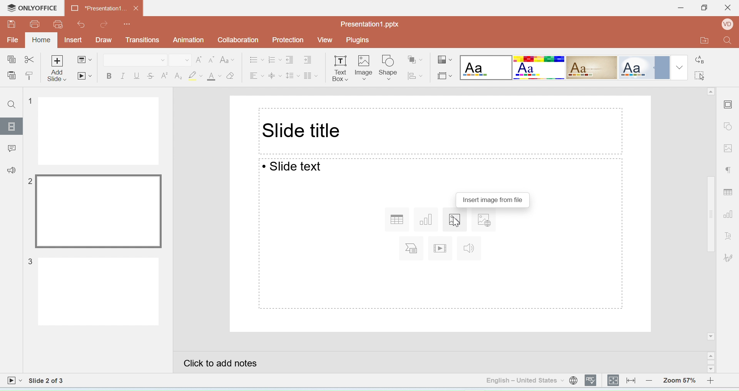 This screenshot has height=391, width=739. I want to click on Find, so click(13, 105).